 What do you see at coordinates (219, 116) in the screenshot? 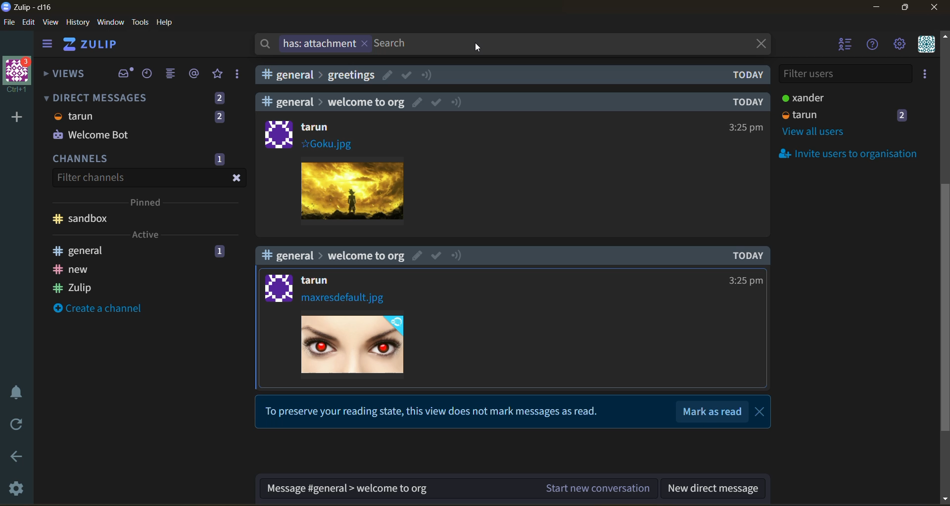
I see `2` at bounding box center [219, 116].